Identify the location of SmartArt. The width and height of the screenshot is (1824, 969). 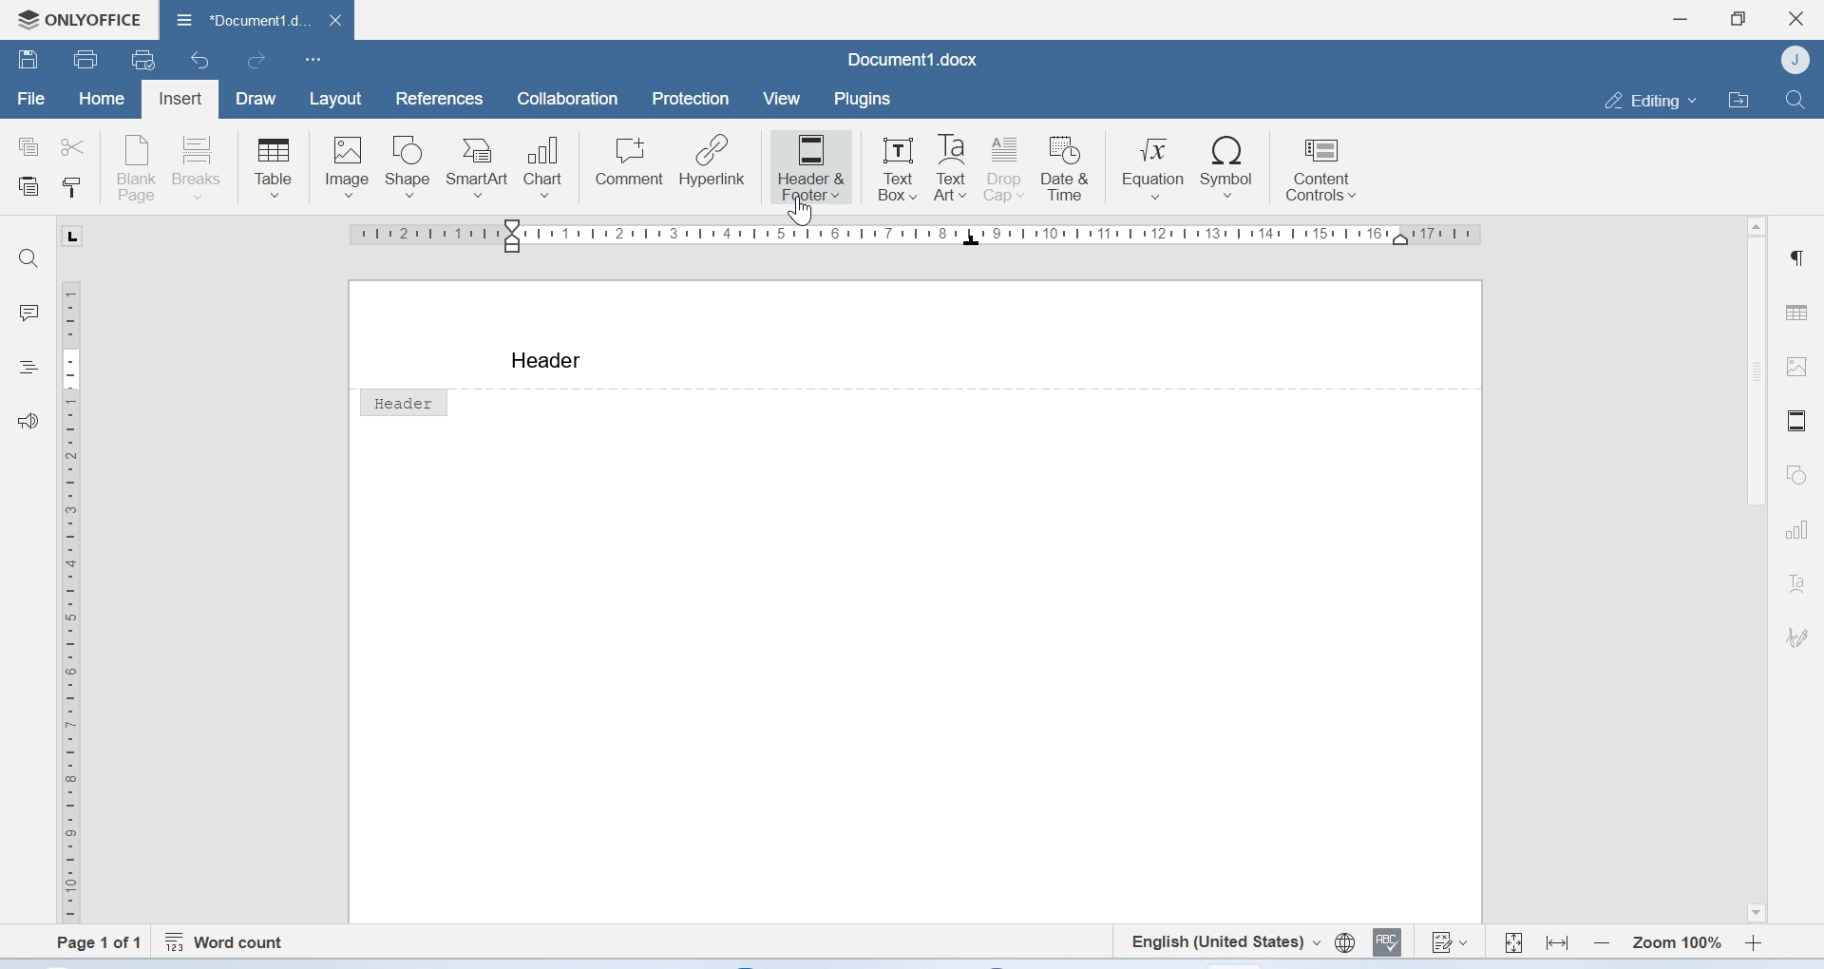
(482, 163).